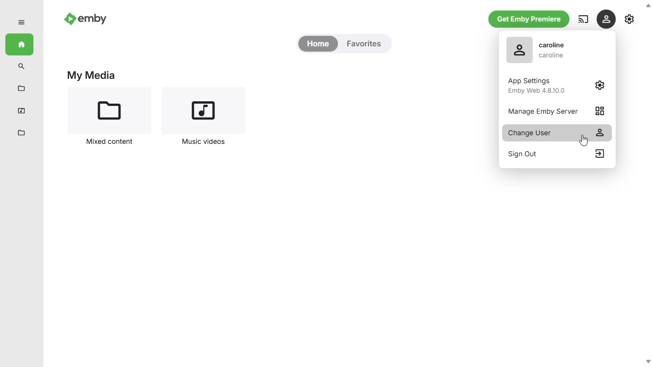 The height and width of the screenshot is (367, 652). Describe the element at coordinates (21, 88) in the screenshot. I see `mixed content` at that location.